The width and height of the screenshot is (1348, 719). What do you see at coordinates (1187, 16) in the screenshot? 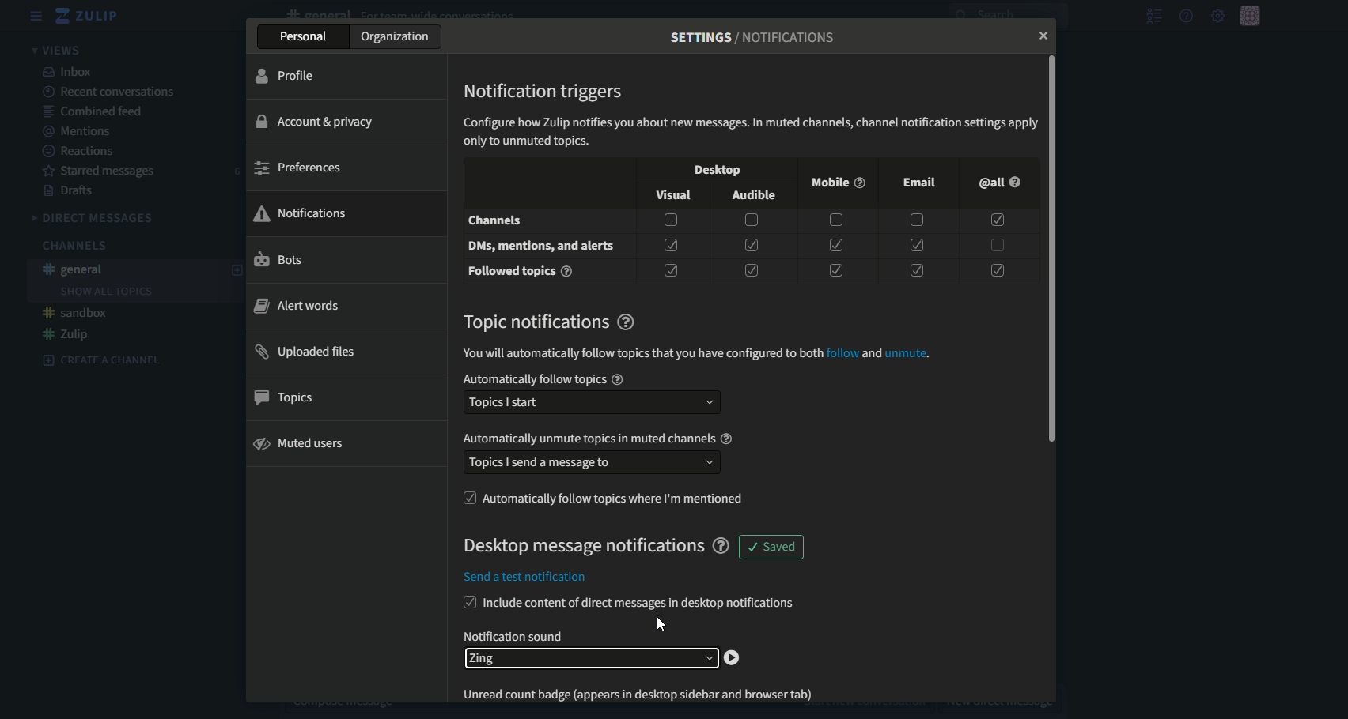
I see `help menu` at bounding box center [1187, 16].